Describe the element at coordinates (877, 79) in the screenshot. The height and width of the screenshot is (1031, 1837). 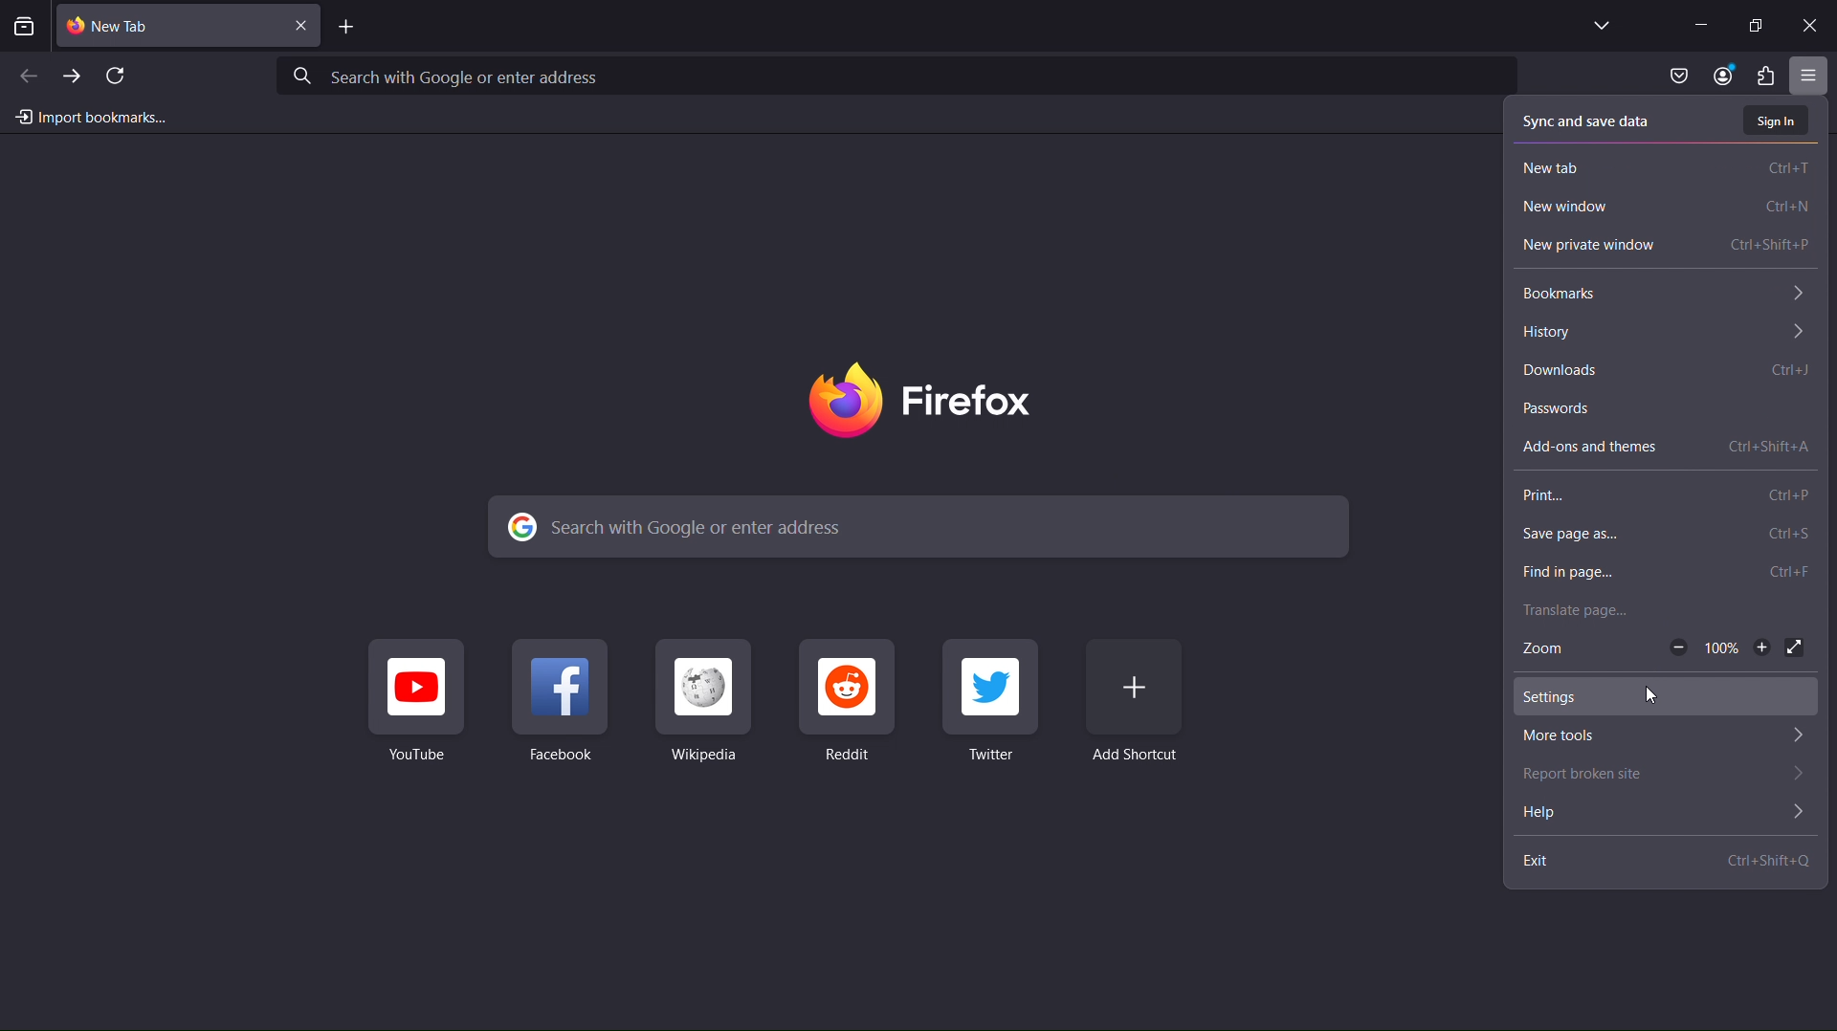
I see `Search with Google or enter address` at that location.